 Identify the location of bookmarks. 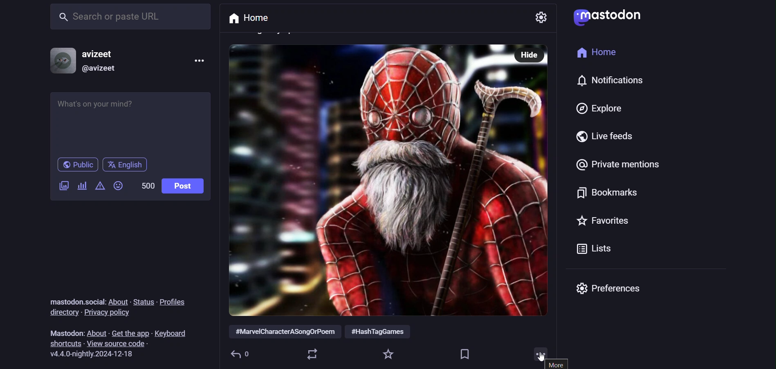
(609, 196).